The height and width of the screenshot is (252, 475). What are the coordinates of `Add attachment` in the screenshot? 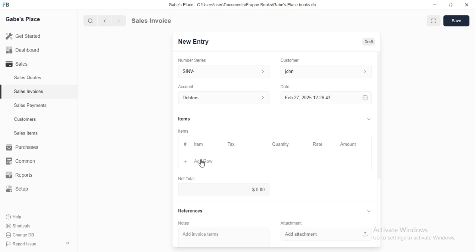 It's located at (302, 234).